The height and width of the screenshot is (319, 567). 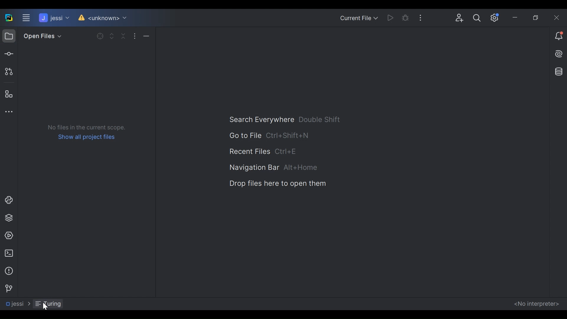 What do you see at coordinates (7, 289) in the screenshot?
I see `Version Control` at bounding box center [7, 289].